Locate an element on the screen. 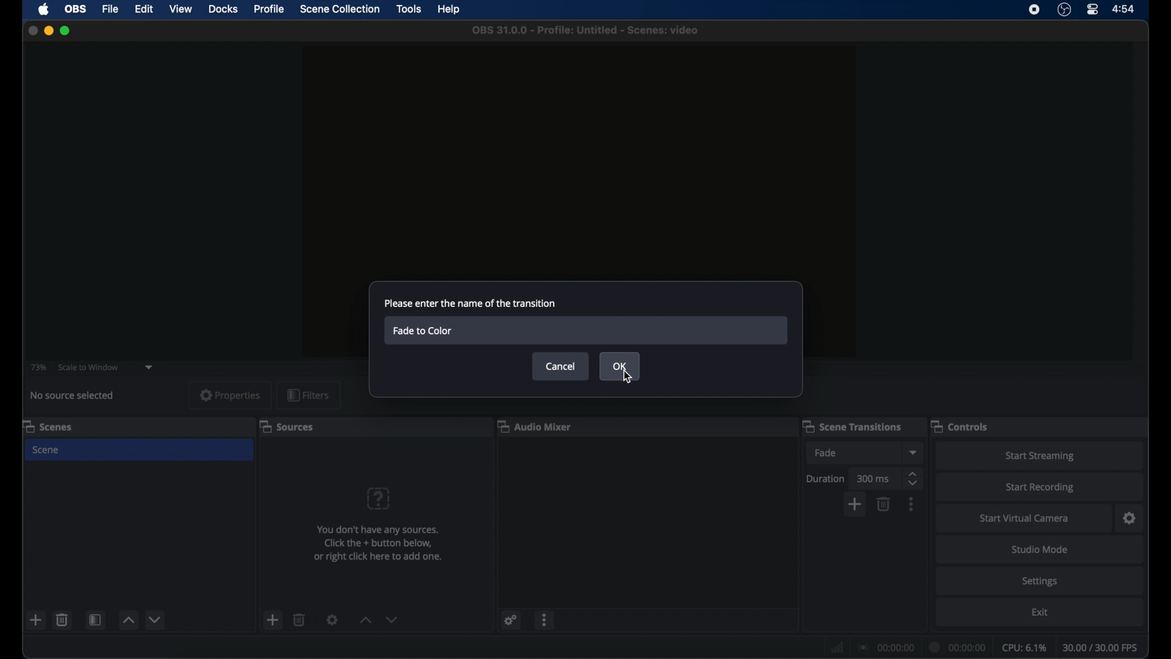 This screenshot has height=659, width=1171. audio mixer is located at coordinates (534, 426).